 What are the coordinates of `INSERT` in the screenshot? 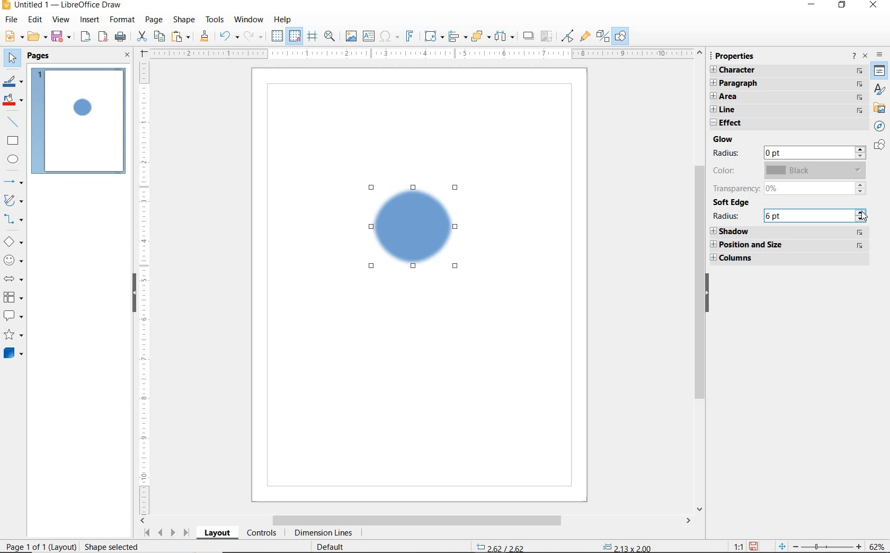 It's located at (90, 20).